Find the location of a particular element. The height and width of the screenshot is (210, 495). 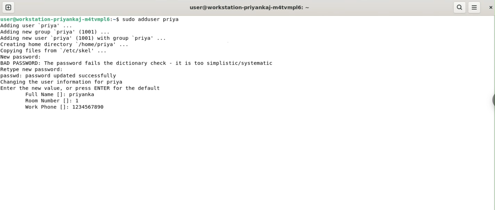

retype new password: is located at coordinates (36, 69).